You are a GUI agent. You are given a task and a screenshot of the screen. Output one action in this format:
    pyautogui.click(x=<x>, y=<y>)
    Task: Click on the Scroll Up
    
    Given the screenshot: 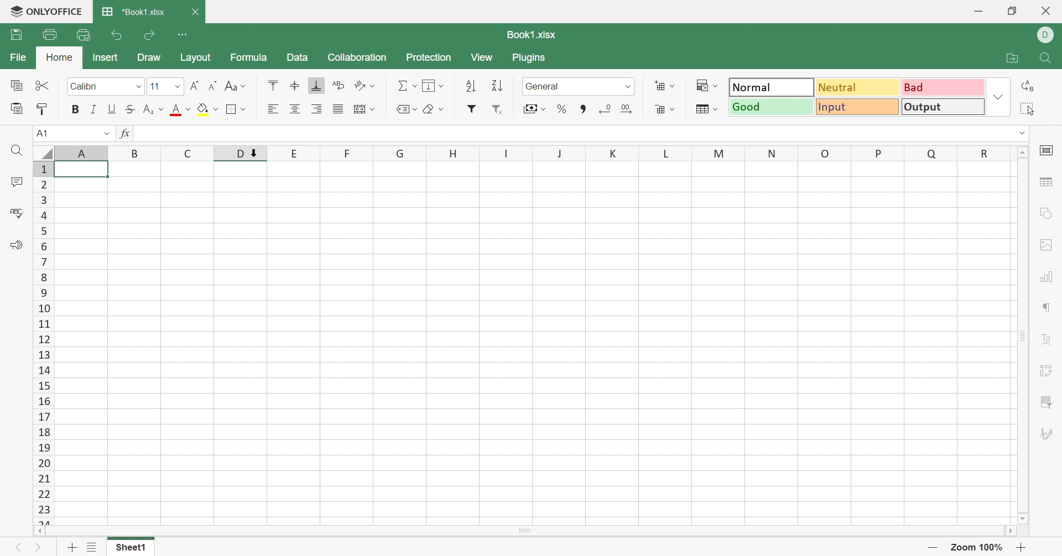 What is the action you would take?
    pyautogui.click(x=1023, y=153)
    